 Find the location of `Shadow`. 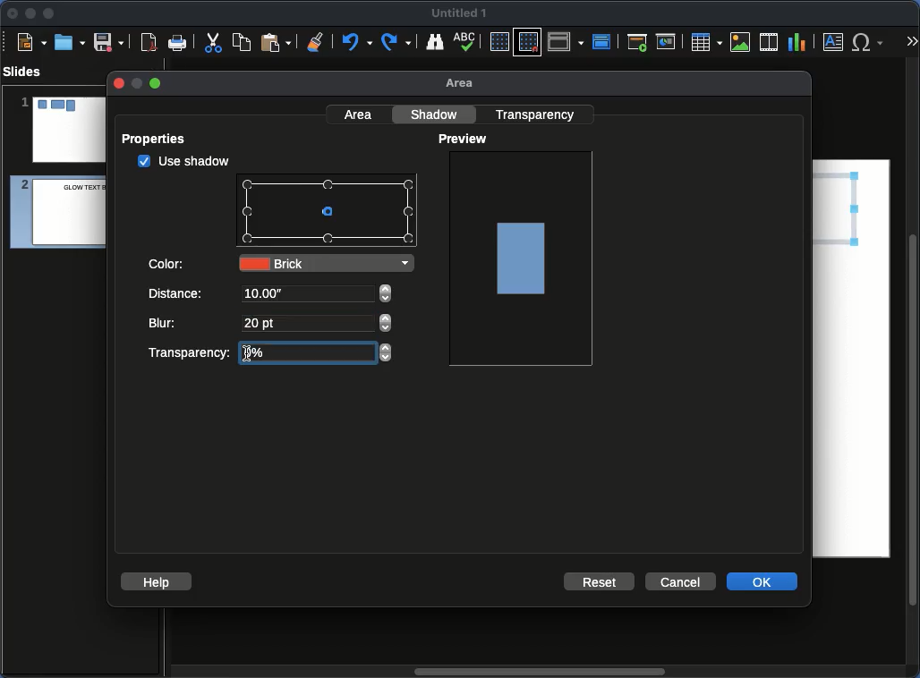

Shadow is located at coordinates (437, 114).